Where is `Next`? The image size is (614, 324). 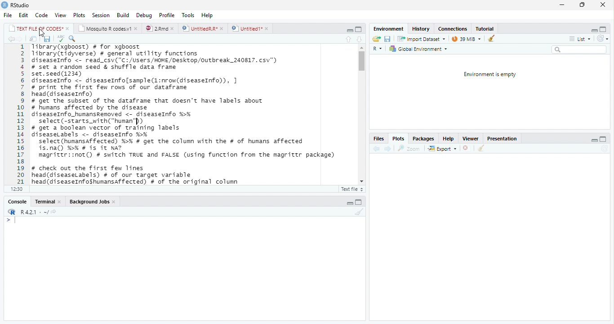
Next is located at coordinates (387, 149).